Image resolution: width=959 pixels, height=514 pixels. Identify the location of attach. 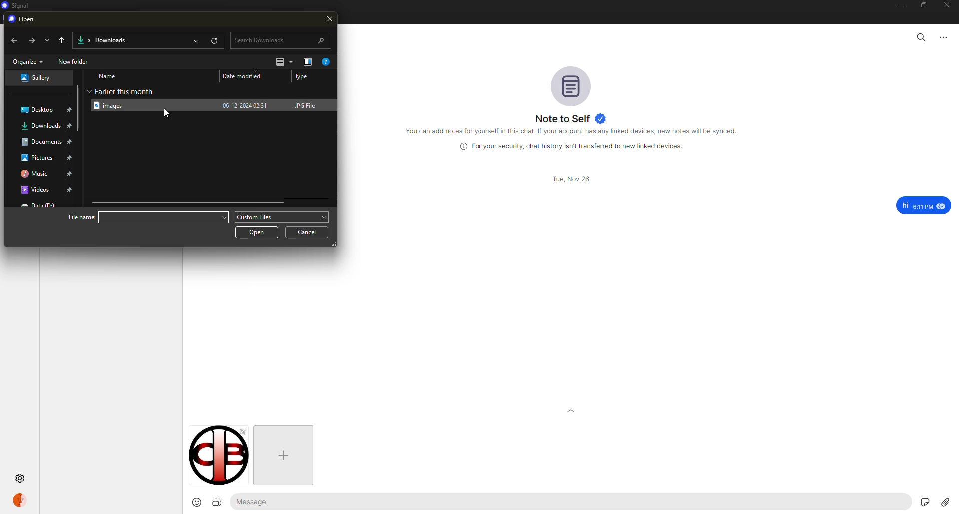
(945, 502).